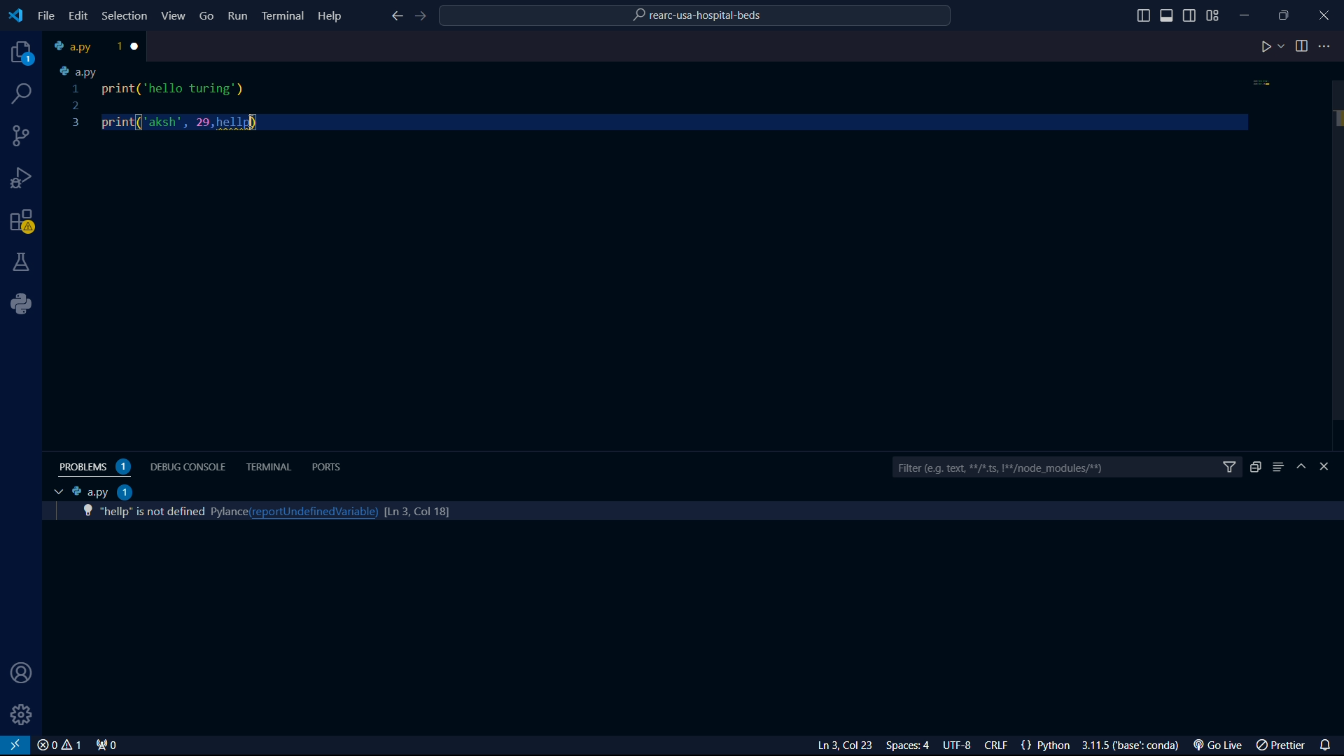  I want to click on play, so click(1272, 48).